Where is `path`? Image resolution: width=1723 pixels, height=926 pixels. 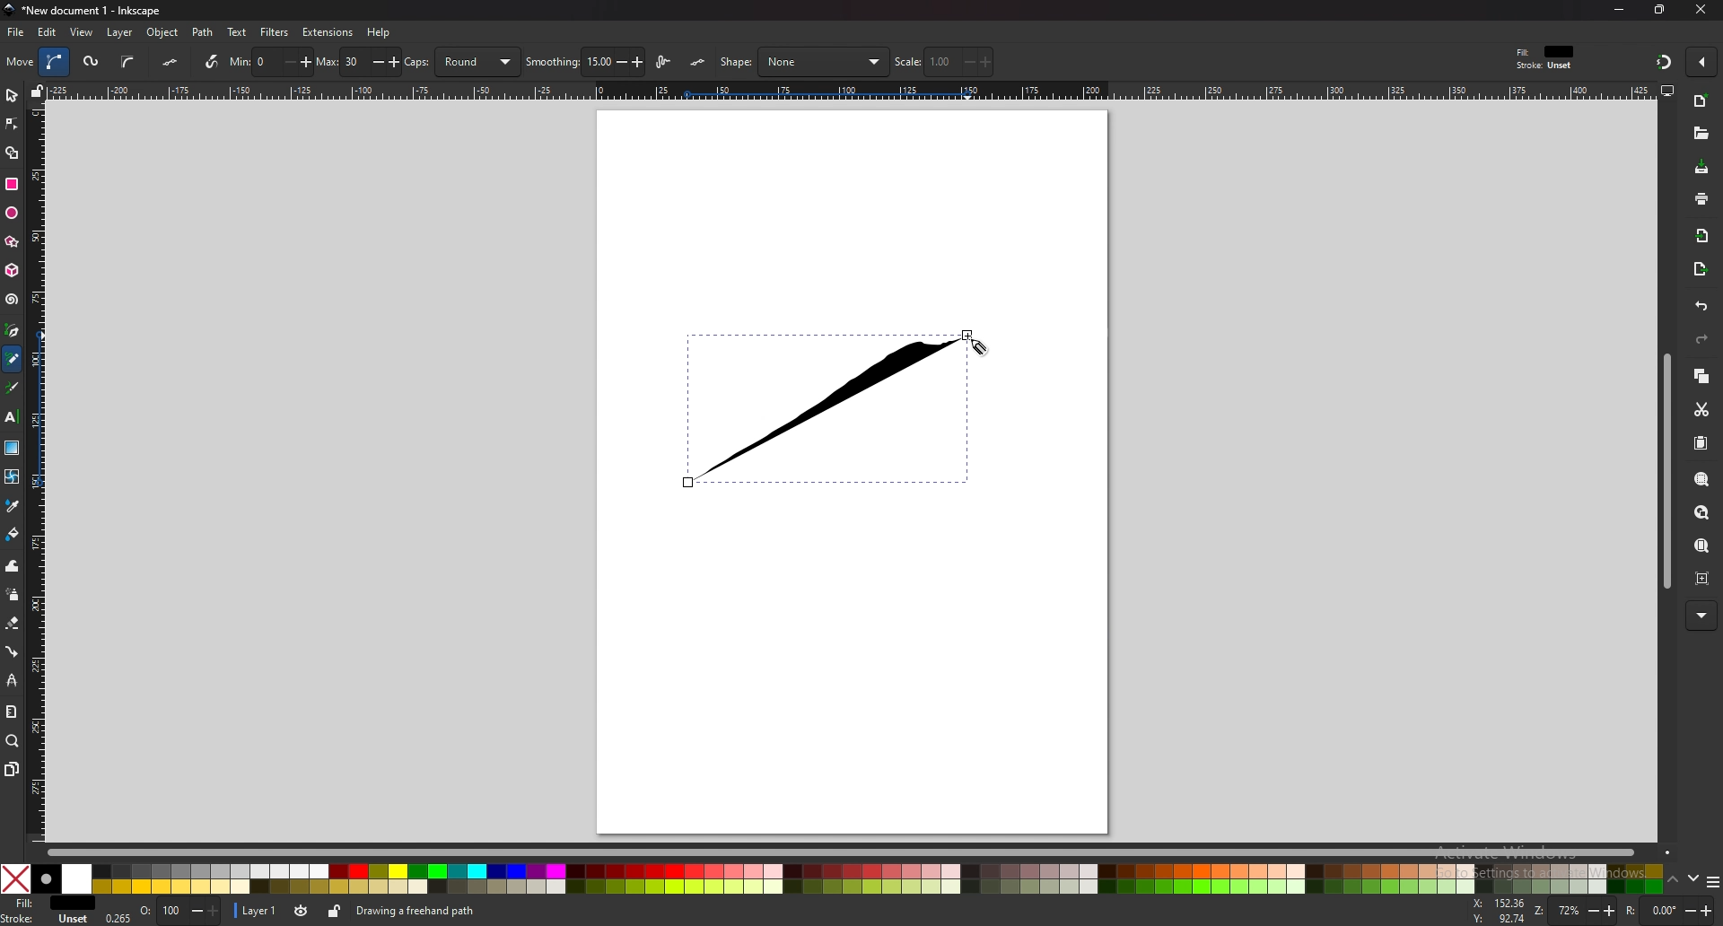
path is located at coordinates (204, 32).